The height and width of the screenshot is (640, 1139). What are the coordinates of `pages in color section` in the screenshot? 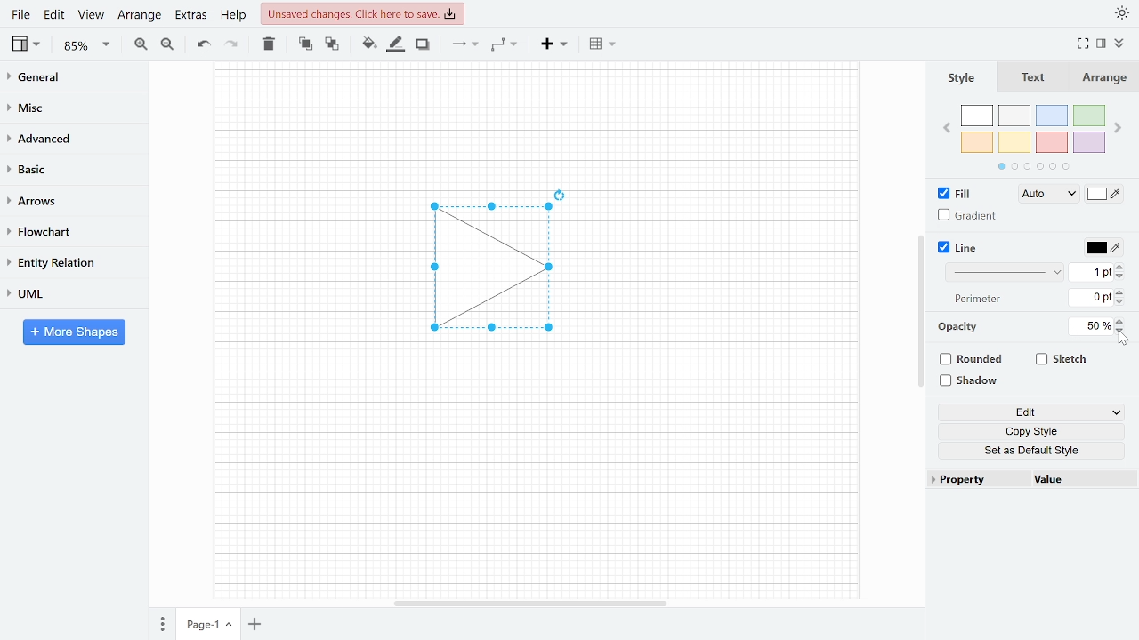 It's located at (1031, 164).